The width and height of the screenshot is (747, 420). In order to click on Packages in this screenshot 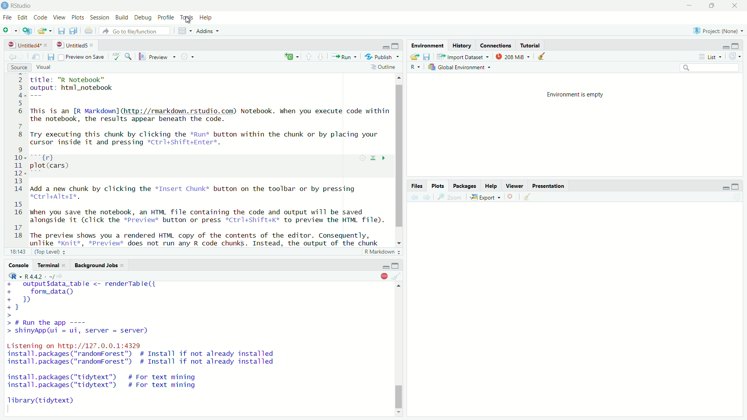, I will do `click(465, 186)`.